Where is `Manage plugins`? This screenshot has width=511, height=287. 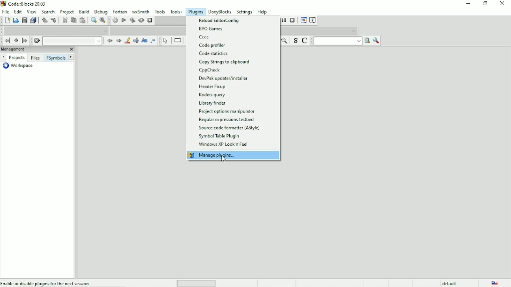 Manage plugins is located at coordinates (233, 157).